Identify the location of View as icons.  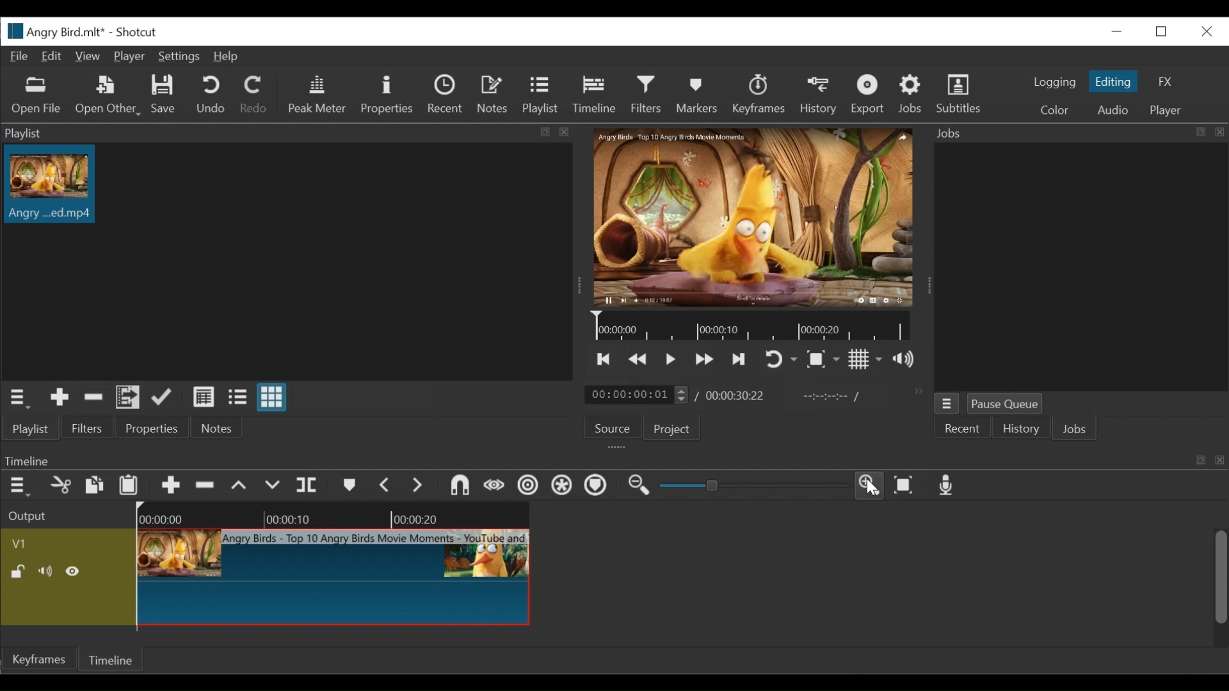
(273, 397).